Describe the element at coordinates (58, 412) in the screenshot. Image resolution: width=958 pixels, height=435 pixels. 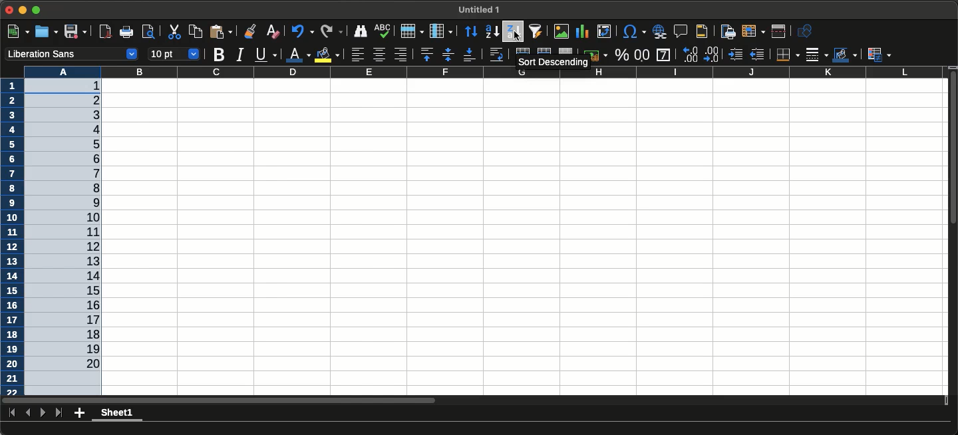
I see `Last sheet` at that location.